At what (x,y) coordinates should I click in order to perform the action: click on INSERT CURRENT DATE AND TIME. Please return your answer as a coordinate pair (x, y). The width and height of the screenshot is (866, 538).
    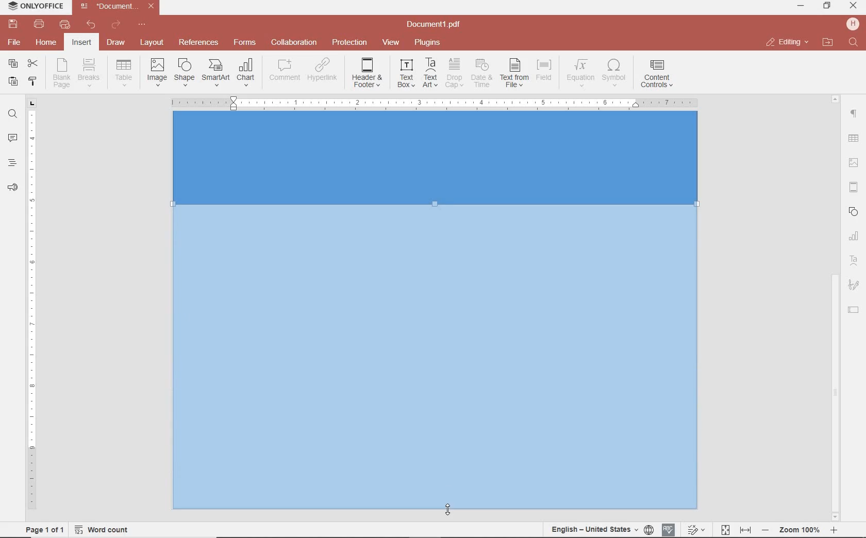
    Looking at the image, I should click on (480, 74).